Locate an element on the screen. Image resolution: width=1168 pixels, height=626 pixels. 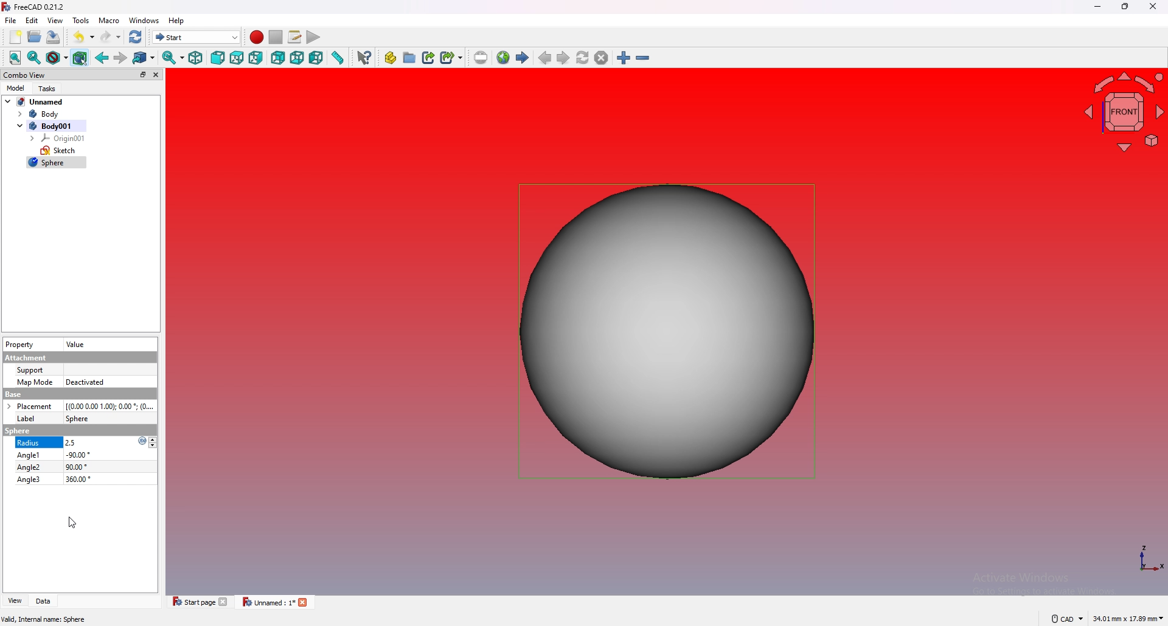
cursor is located at coordinates (72, 521).